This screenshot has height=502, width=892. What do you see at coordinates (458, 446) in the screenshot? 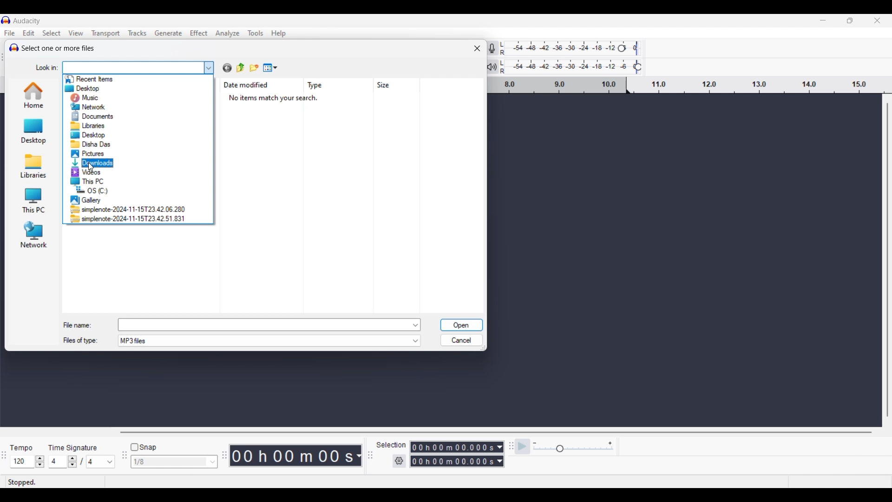
I see `00h00m00.000s` at bounding box center [458, 446].